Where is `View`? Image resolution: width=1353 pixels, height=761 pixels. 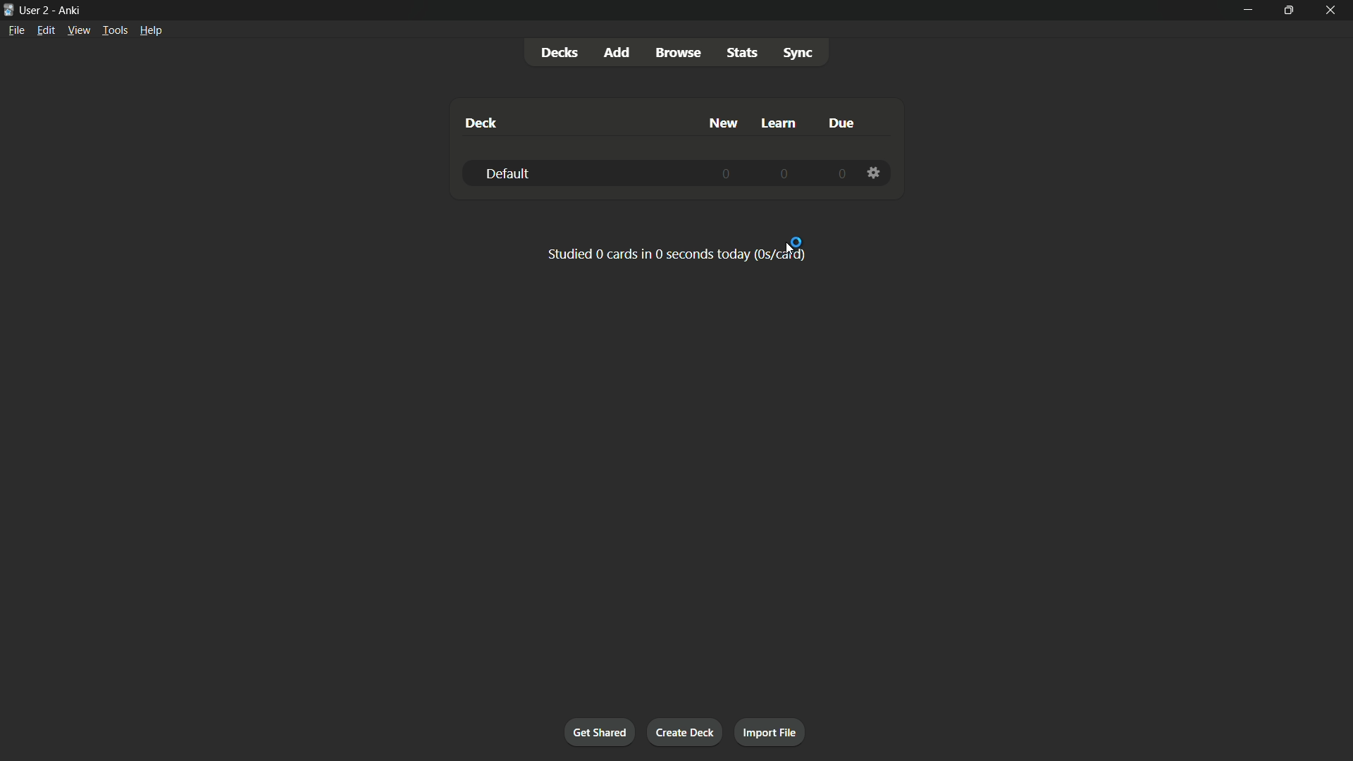
View is located at coordinates (78, 30).